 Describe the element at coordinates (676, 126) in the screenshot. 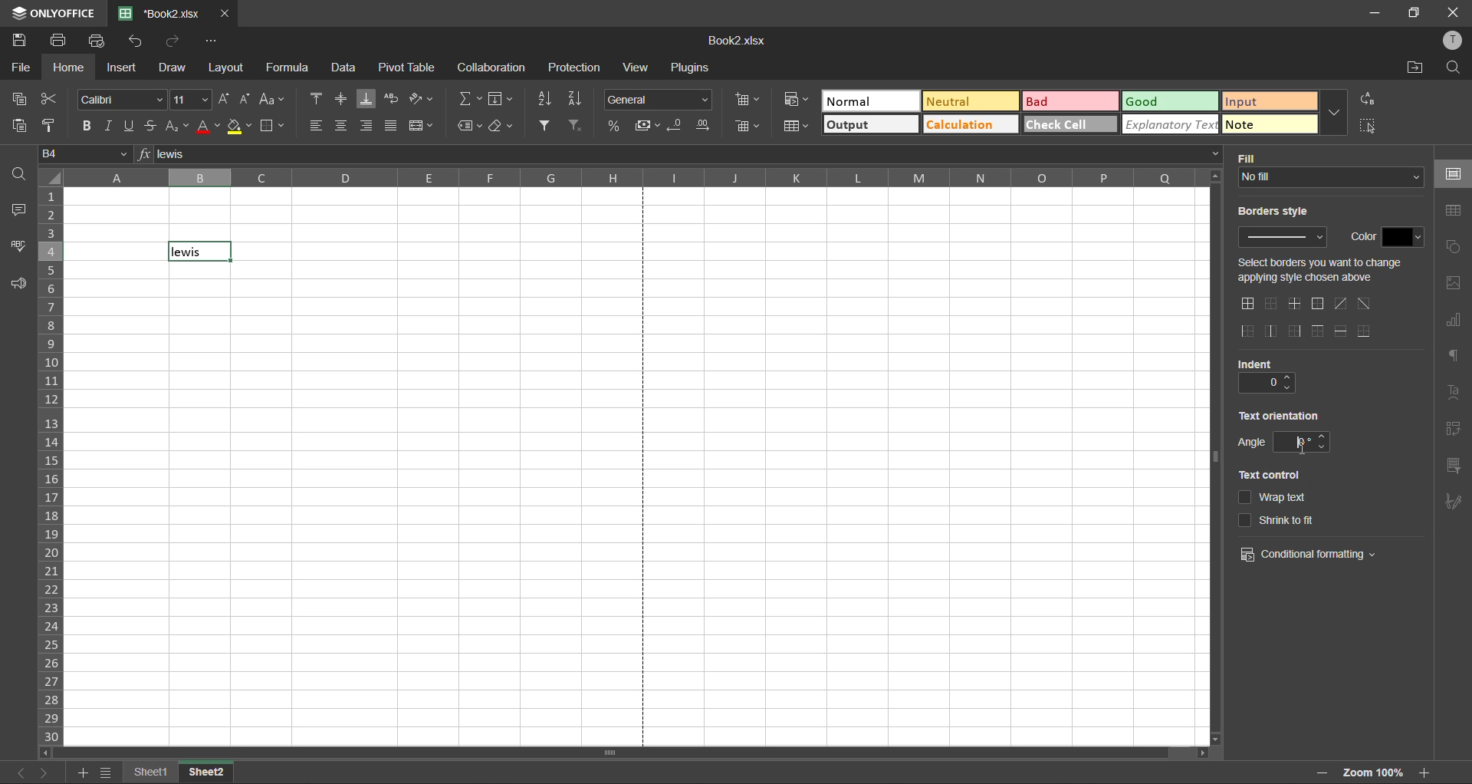

I see `decrease decimal` at that location.